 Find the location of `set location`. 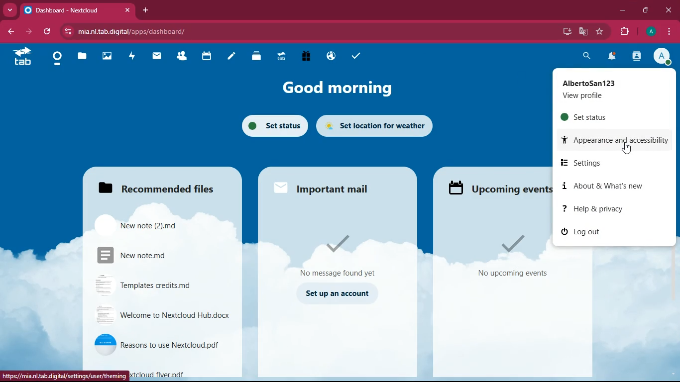

set location is located at coordinates (376, 127).